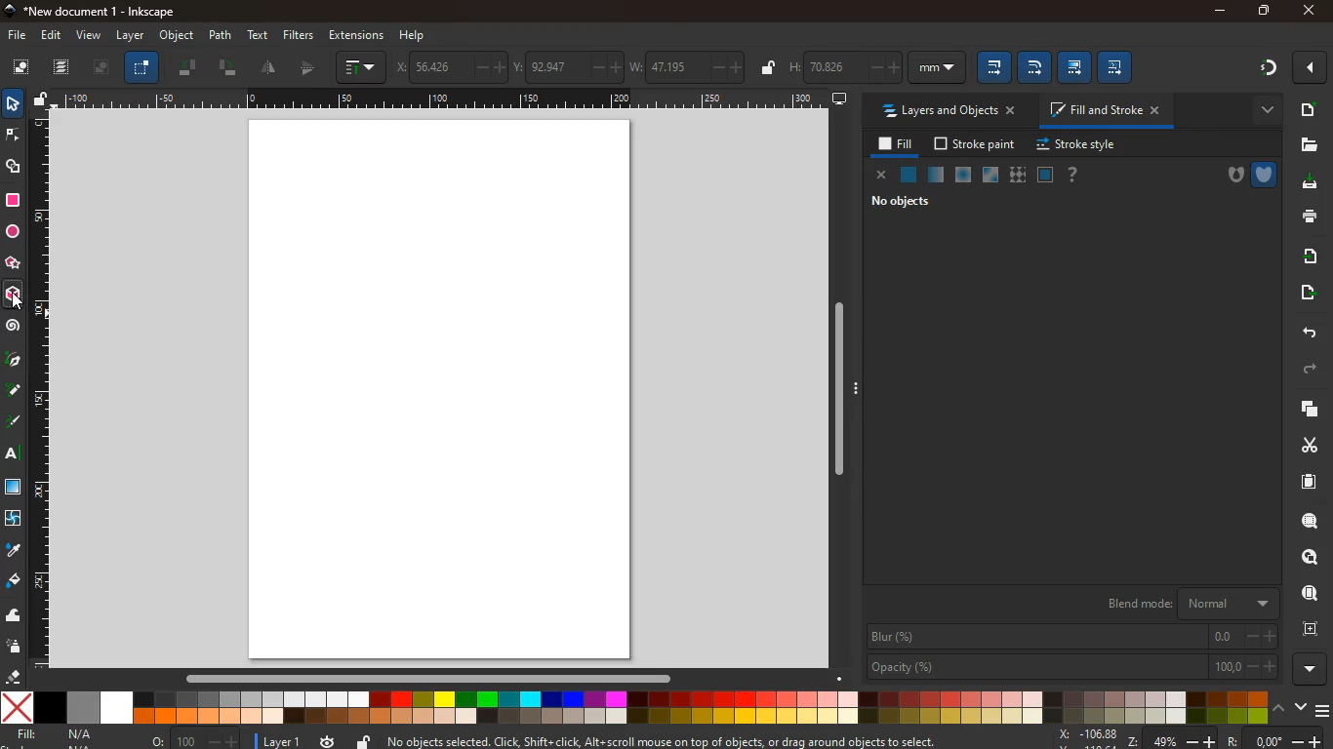 The height and width of the screenshot is (749, 1333). Describe the element at coordinates (1264, 174) in the screenshot. I see `armour` at that location.